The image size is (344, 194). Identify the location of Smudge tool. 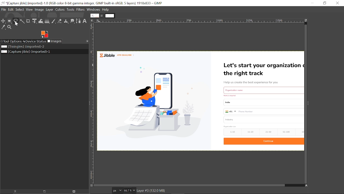
(72, 21).